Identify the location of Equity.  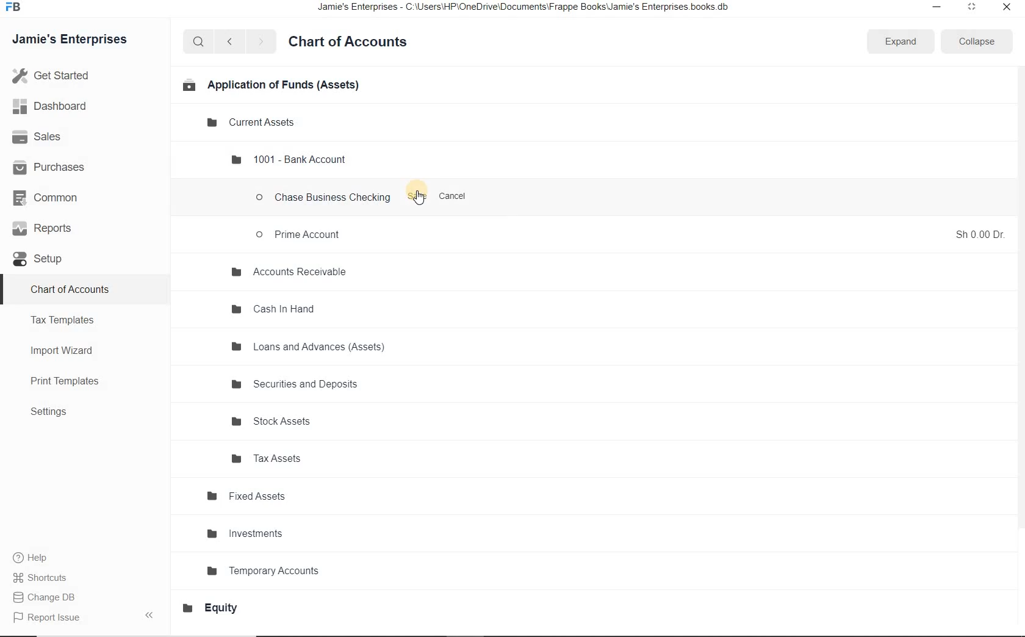
(217, 608).